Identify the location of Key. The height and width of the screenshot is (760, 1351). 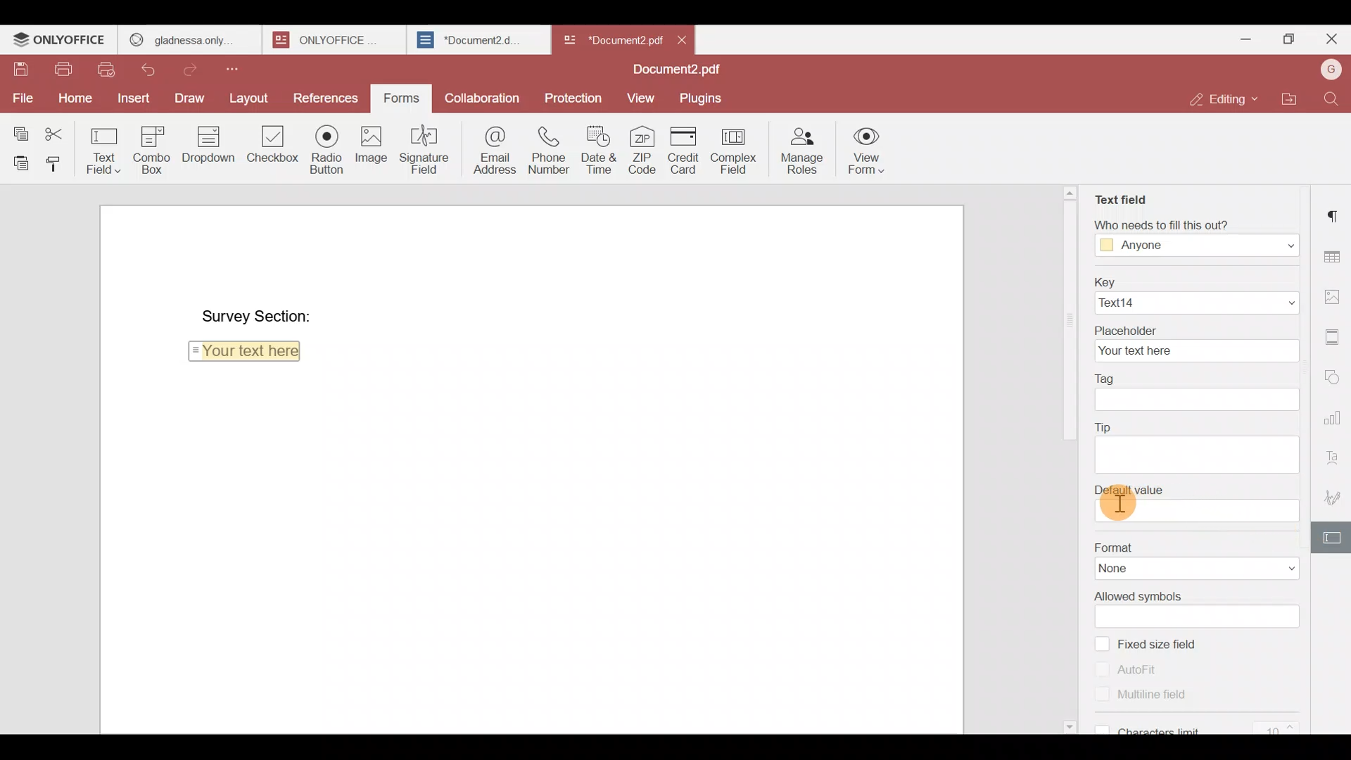
(1192, 281).